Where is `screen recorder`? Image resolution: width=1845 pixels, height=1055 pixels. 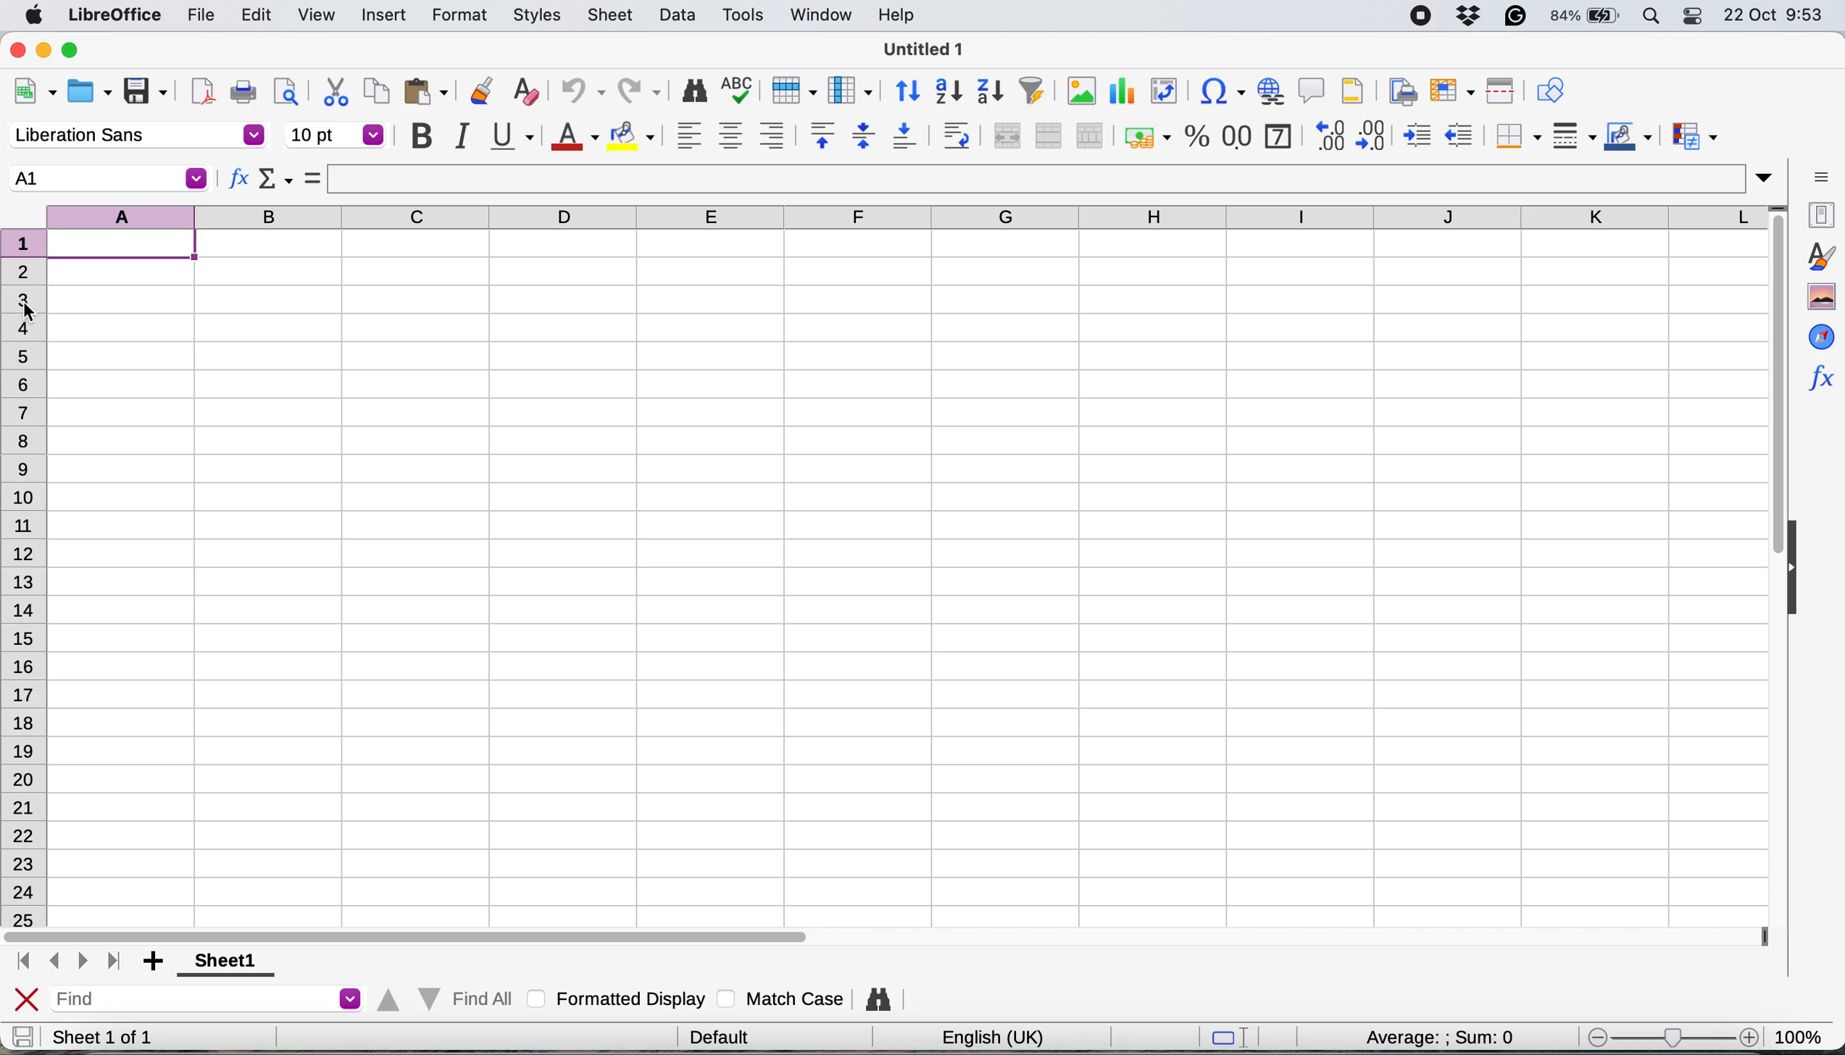 screen recorder is located at coordinates (1427, 17).